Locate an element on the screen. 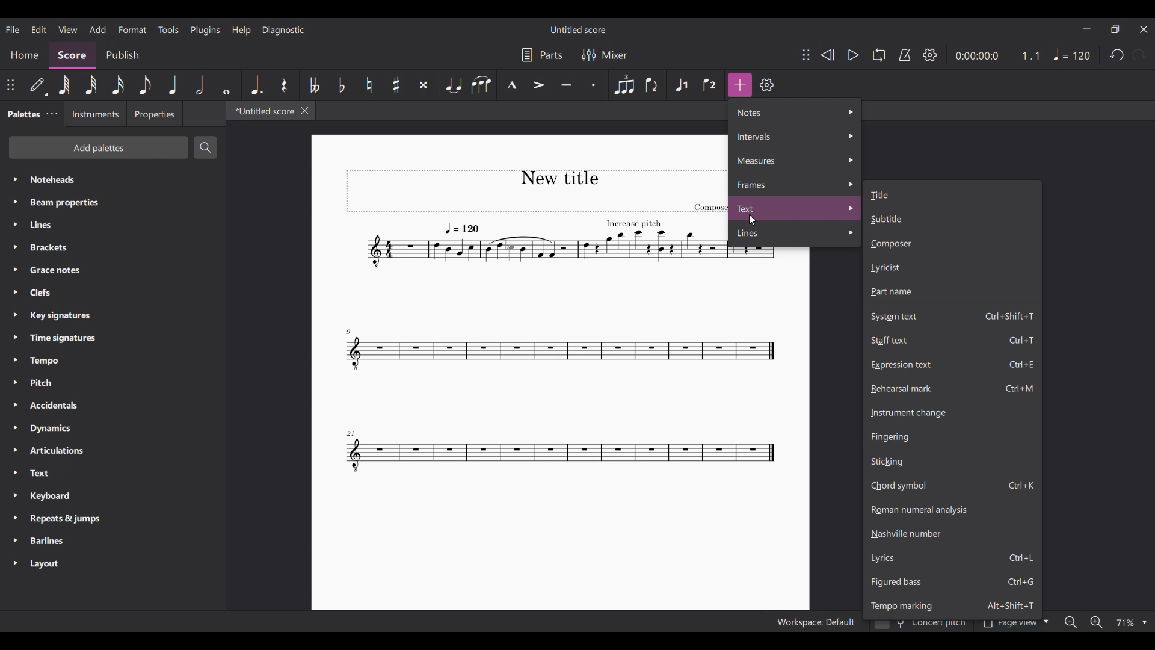  Note options is located at coordinates (795, 112).